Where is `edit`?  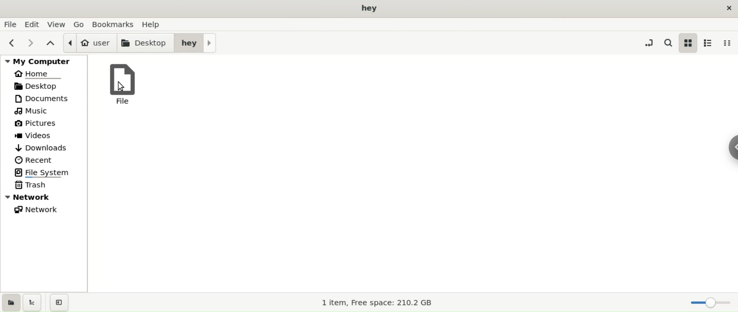 edit is located at coordinates (31, 24).